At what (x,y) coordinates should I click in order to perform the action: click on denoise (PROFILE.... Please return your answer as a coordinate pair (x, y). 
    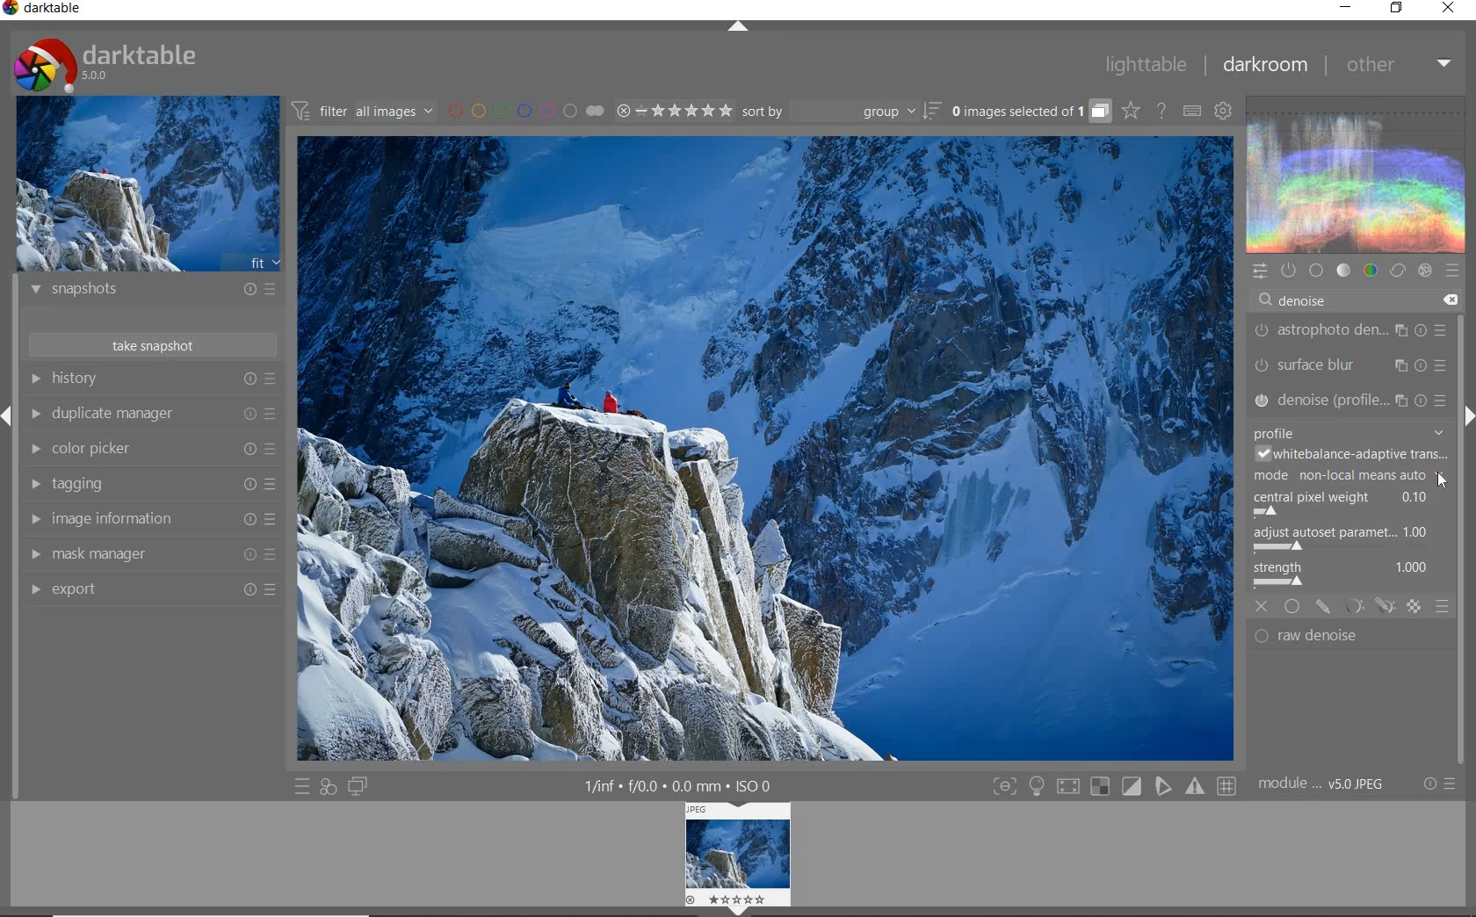
    Looking at the image, I should click on (1351, 400).